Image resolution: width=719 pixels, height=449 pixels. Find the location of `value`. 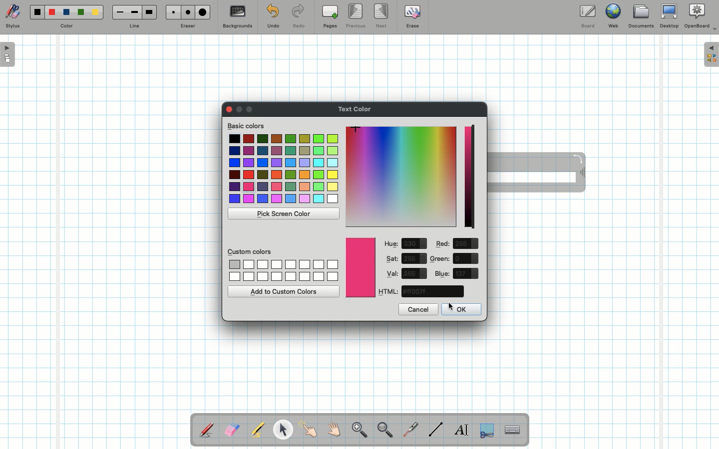

value is located at coordinates (466, 244).